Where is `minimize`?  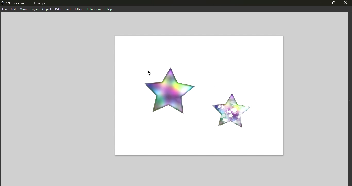 minimize is located at coordinates (322, 3).